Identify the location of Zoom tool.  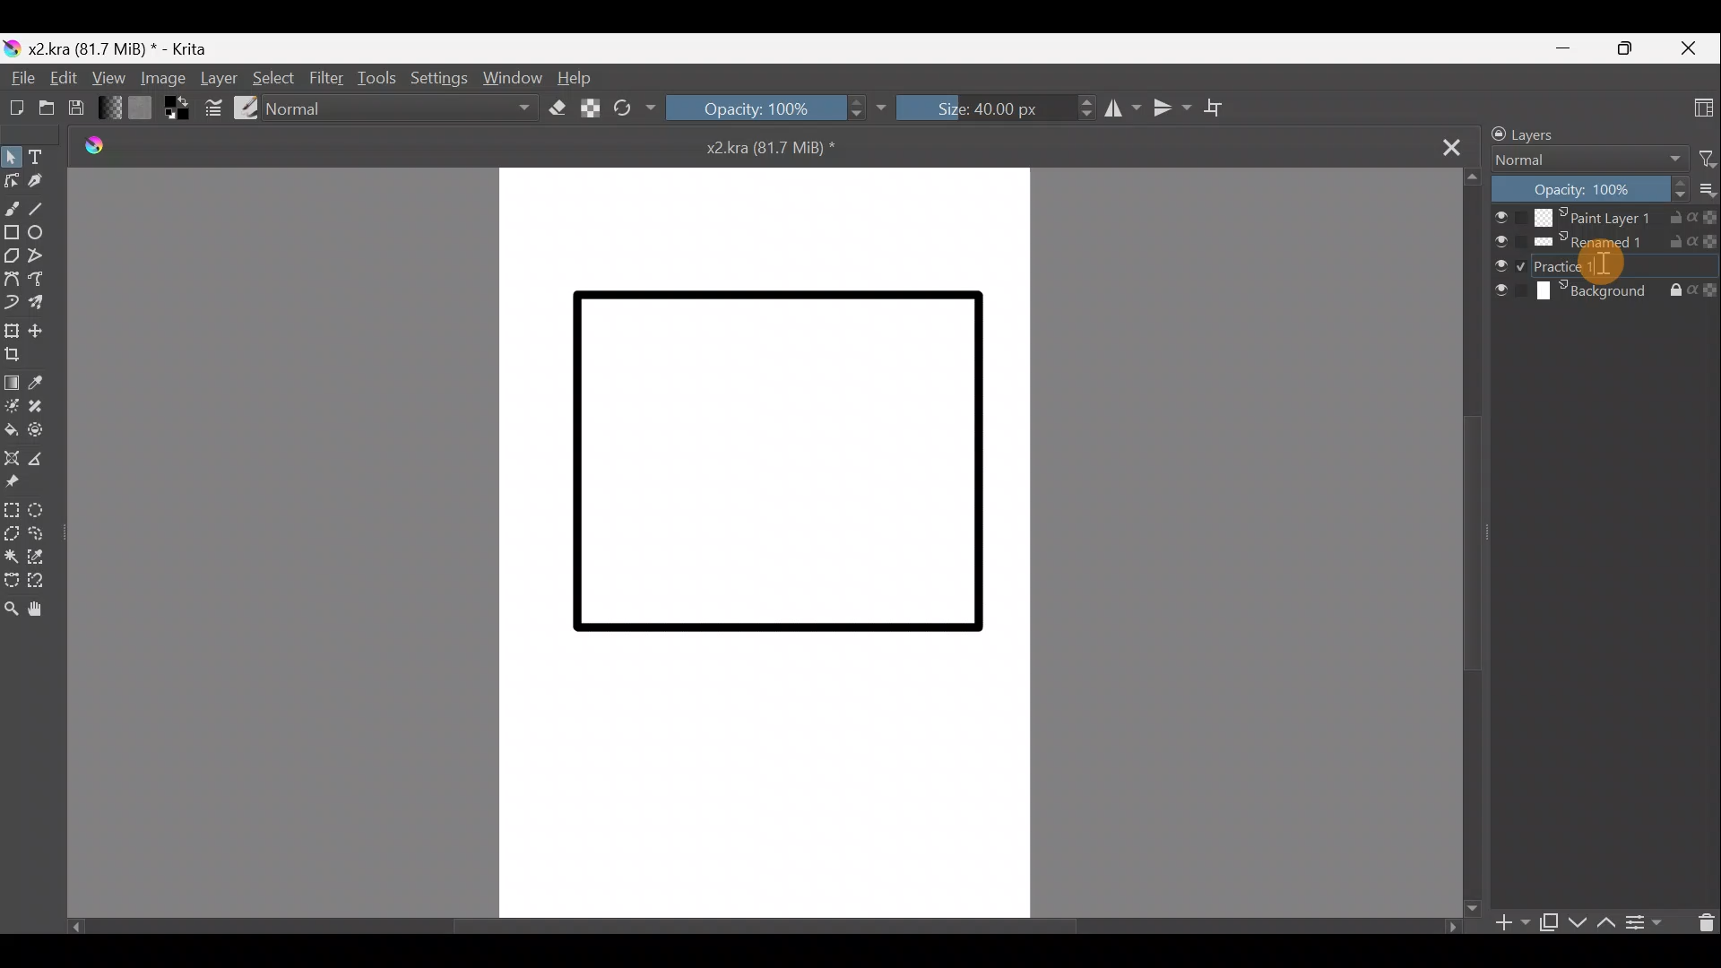
(13, 609).